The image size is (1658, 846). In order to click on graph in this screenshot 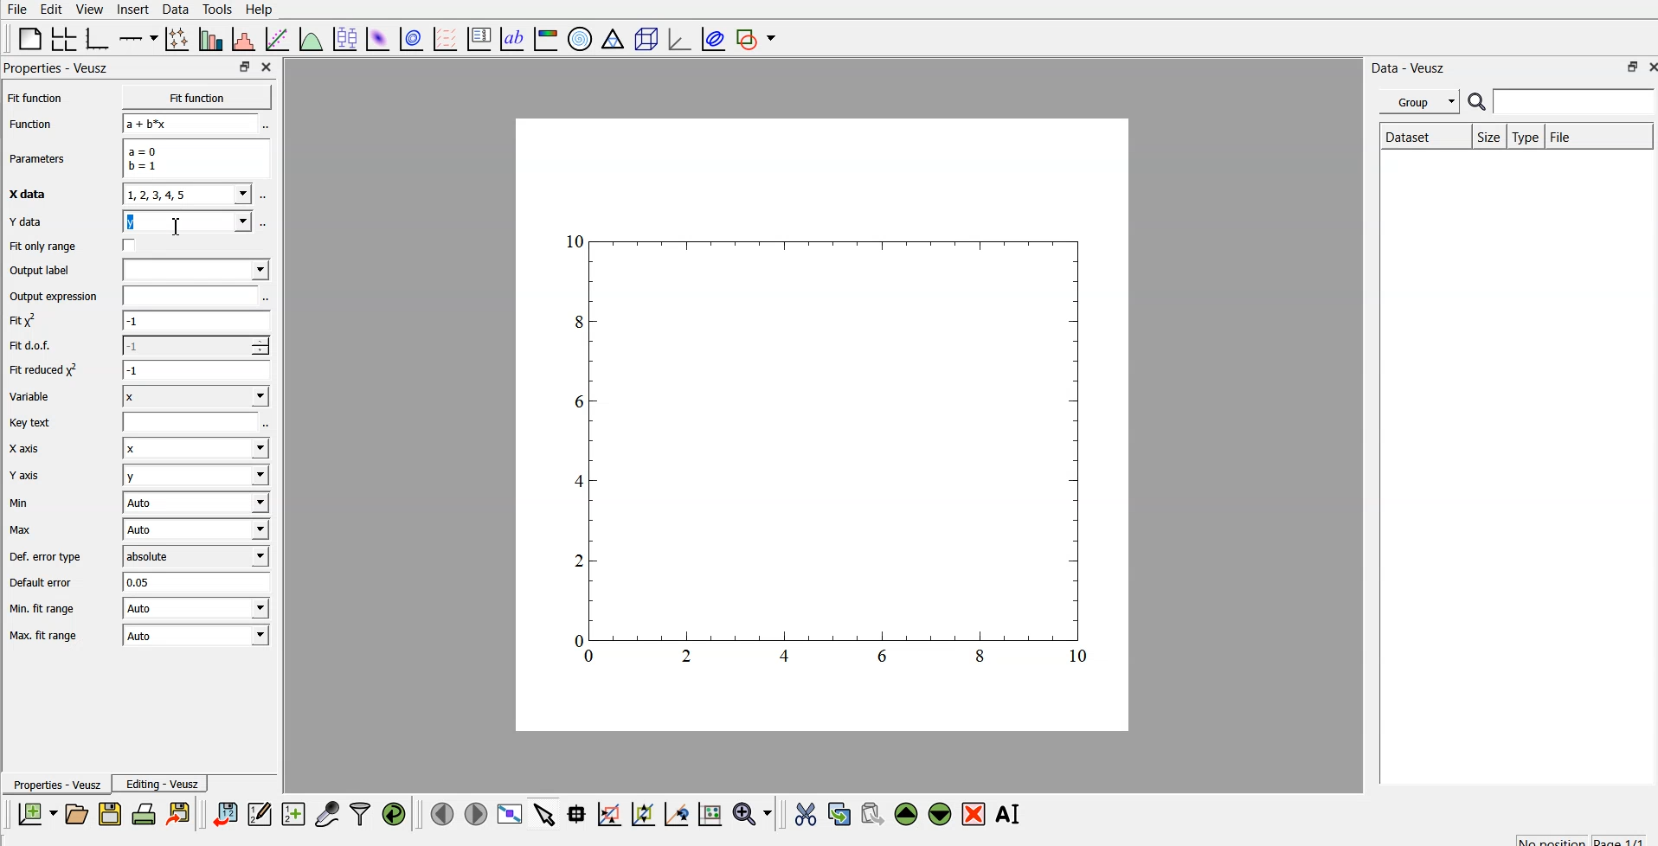, I will do `click(827, 452)`.